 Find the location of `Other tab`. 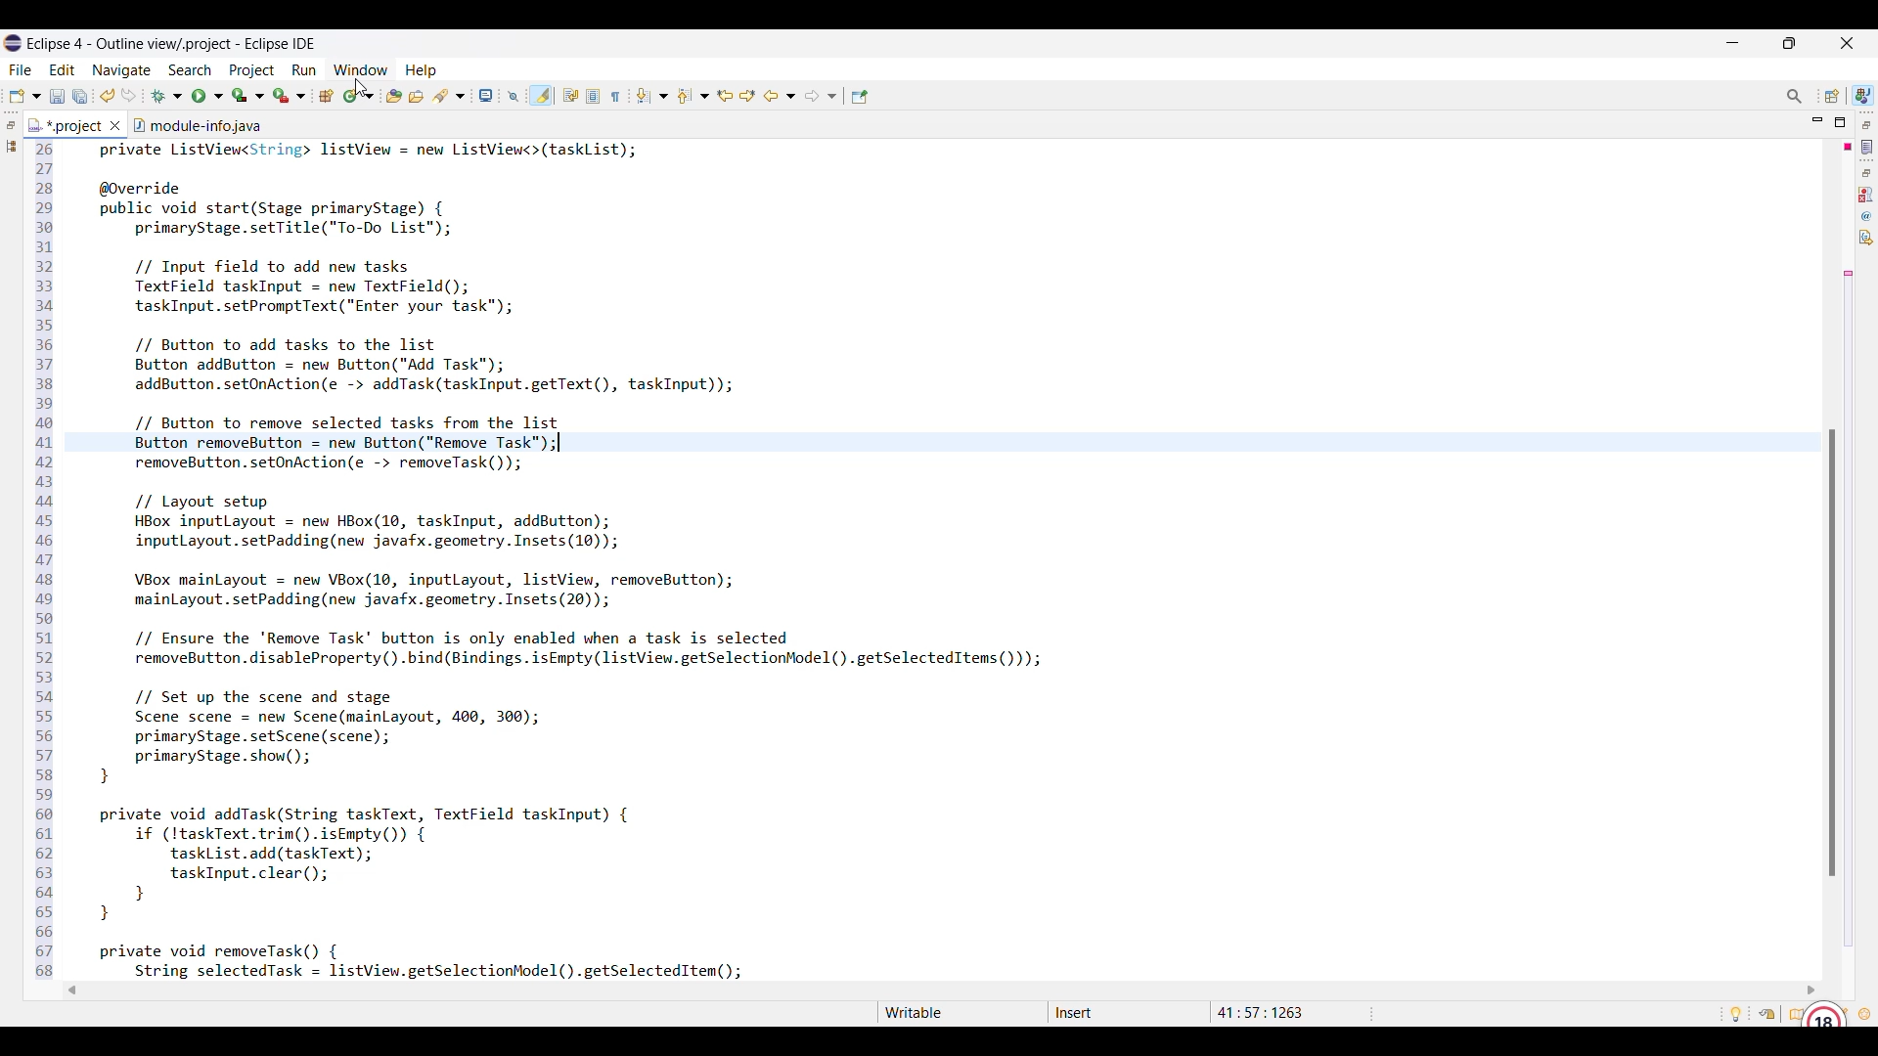

Other tab is located at coordinates (197, 123).